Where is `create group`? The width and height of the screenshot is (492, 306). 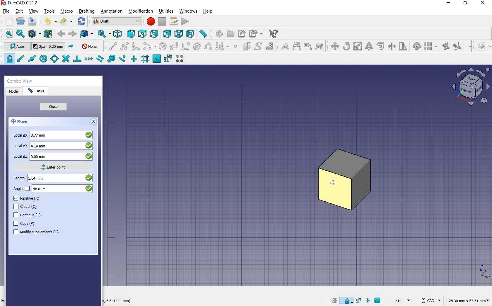 create group is located at coordinates (230, 34).